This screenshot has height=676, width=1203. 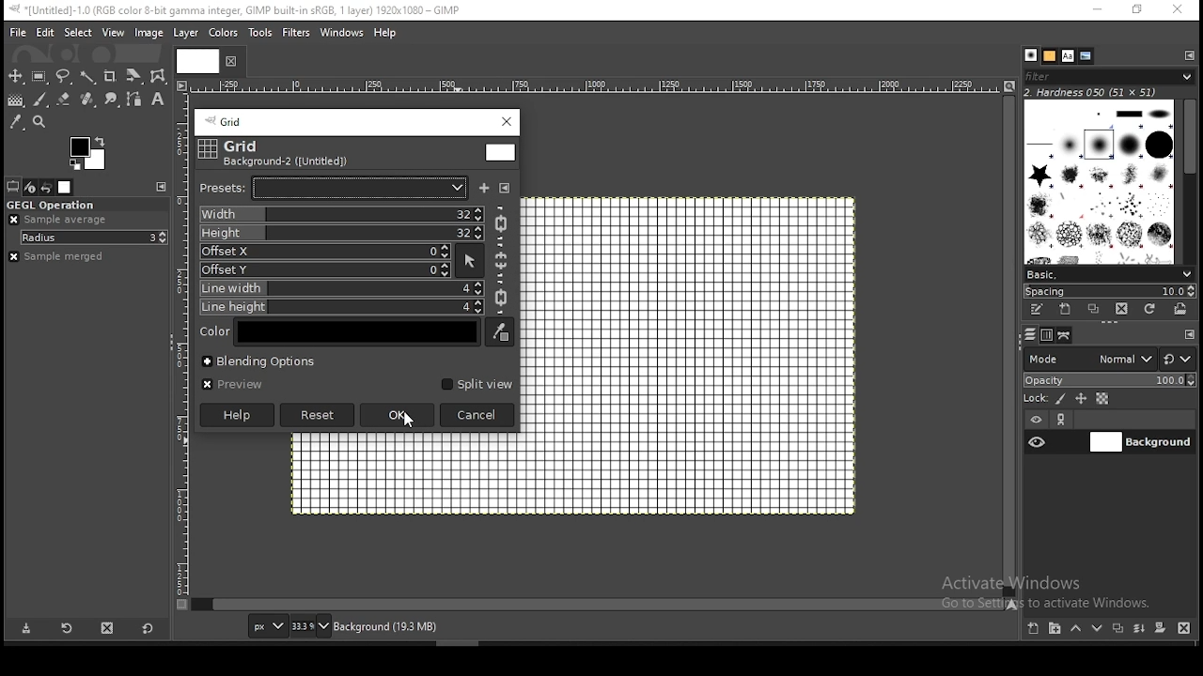 I want to click on refresh brushes, so click(x=1150, y=310).